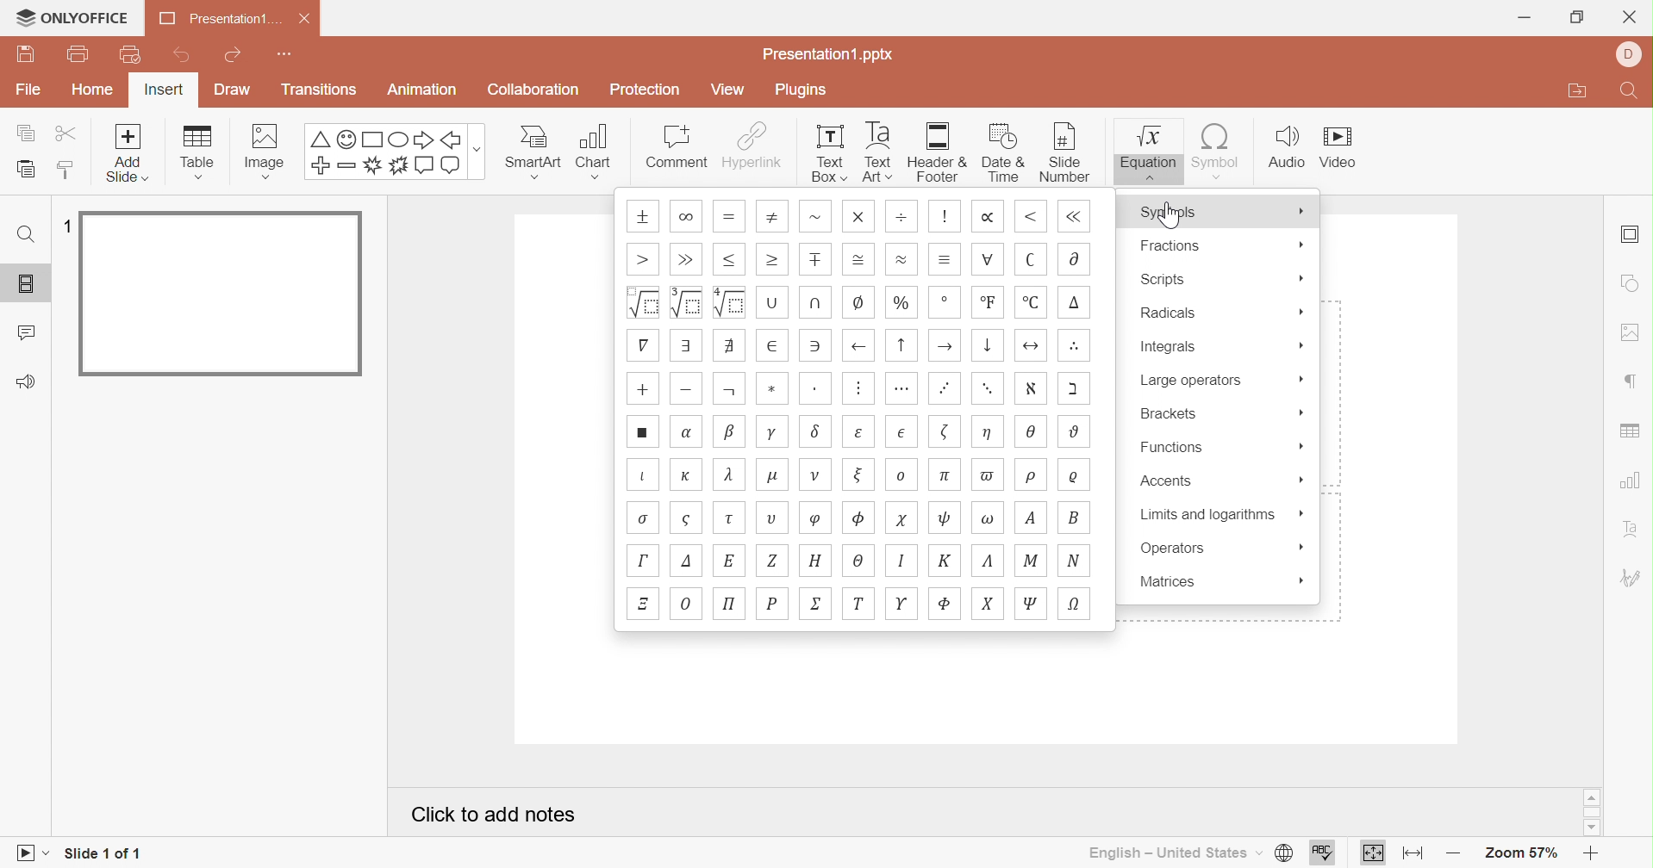  Describe the element at coordinates (1224, 277) in the screenshot. I see `Scripts` at that location.